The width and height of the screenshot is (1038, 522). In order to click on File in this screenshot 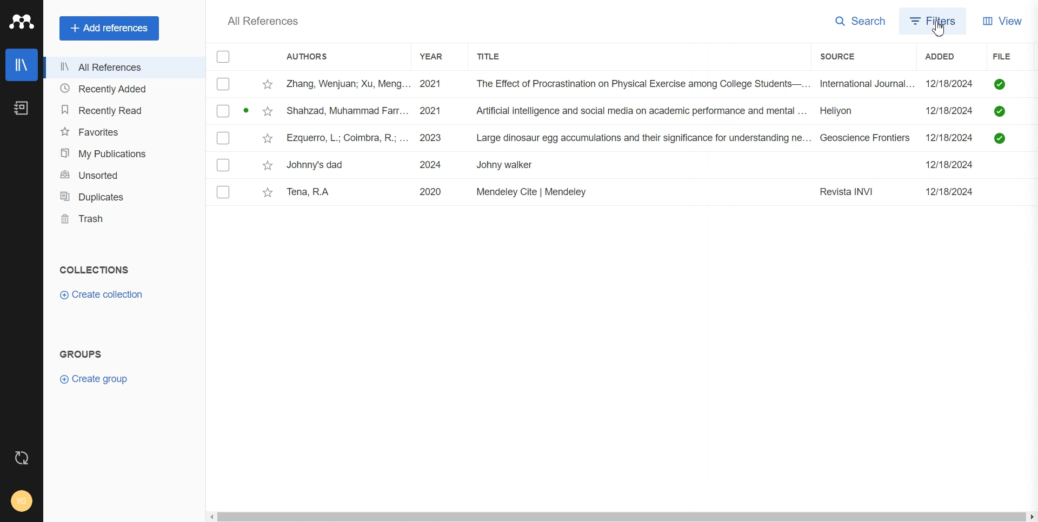, I will do `click(612, 111)`.